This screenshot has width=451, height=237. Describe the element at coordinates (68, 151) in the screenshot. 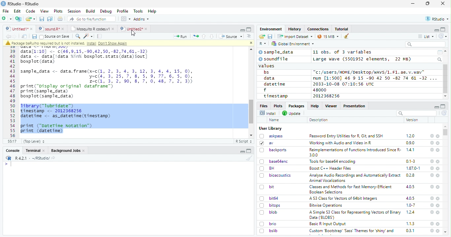

I see `Background Jobs` at that location.